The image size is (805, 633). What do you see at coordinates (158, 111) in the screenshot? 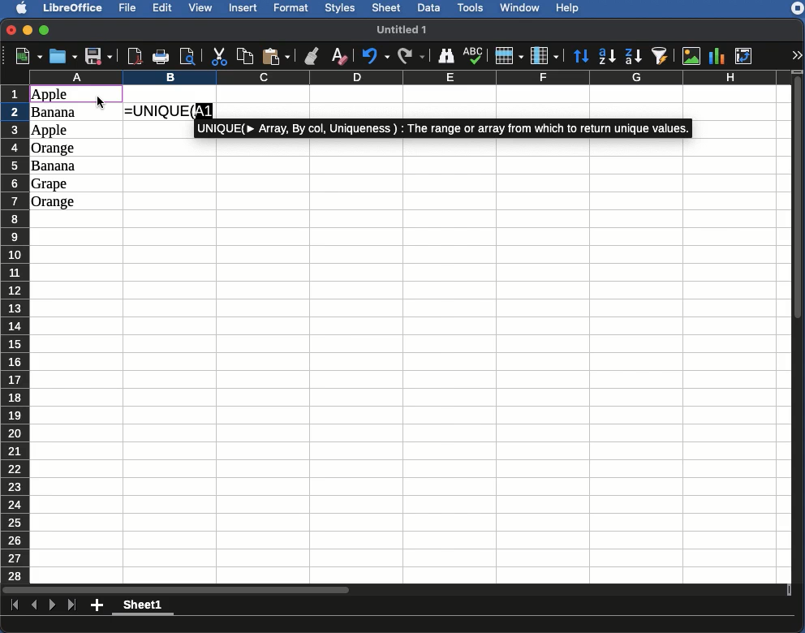
I see `=UNIQUE(` at bounding box center [158, 111].